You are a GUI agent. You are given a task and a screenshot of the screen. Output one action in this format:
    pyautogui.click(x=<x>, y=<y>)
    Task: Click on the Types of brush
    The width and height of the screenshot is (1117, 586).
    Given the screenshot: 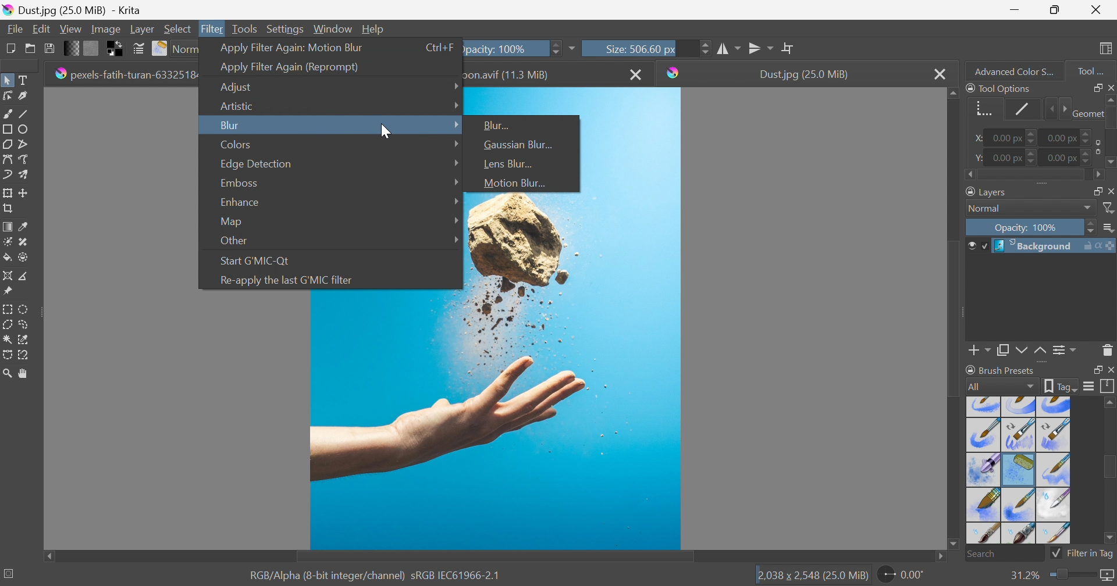 What is the action you would take?
    pyautogui.click(x=1016, y=469)
    